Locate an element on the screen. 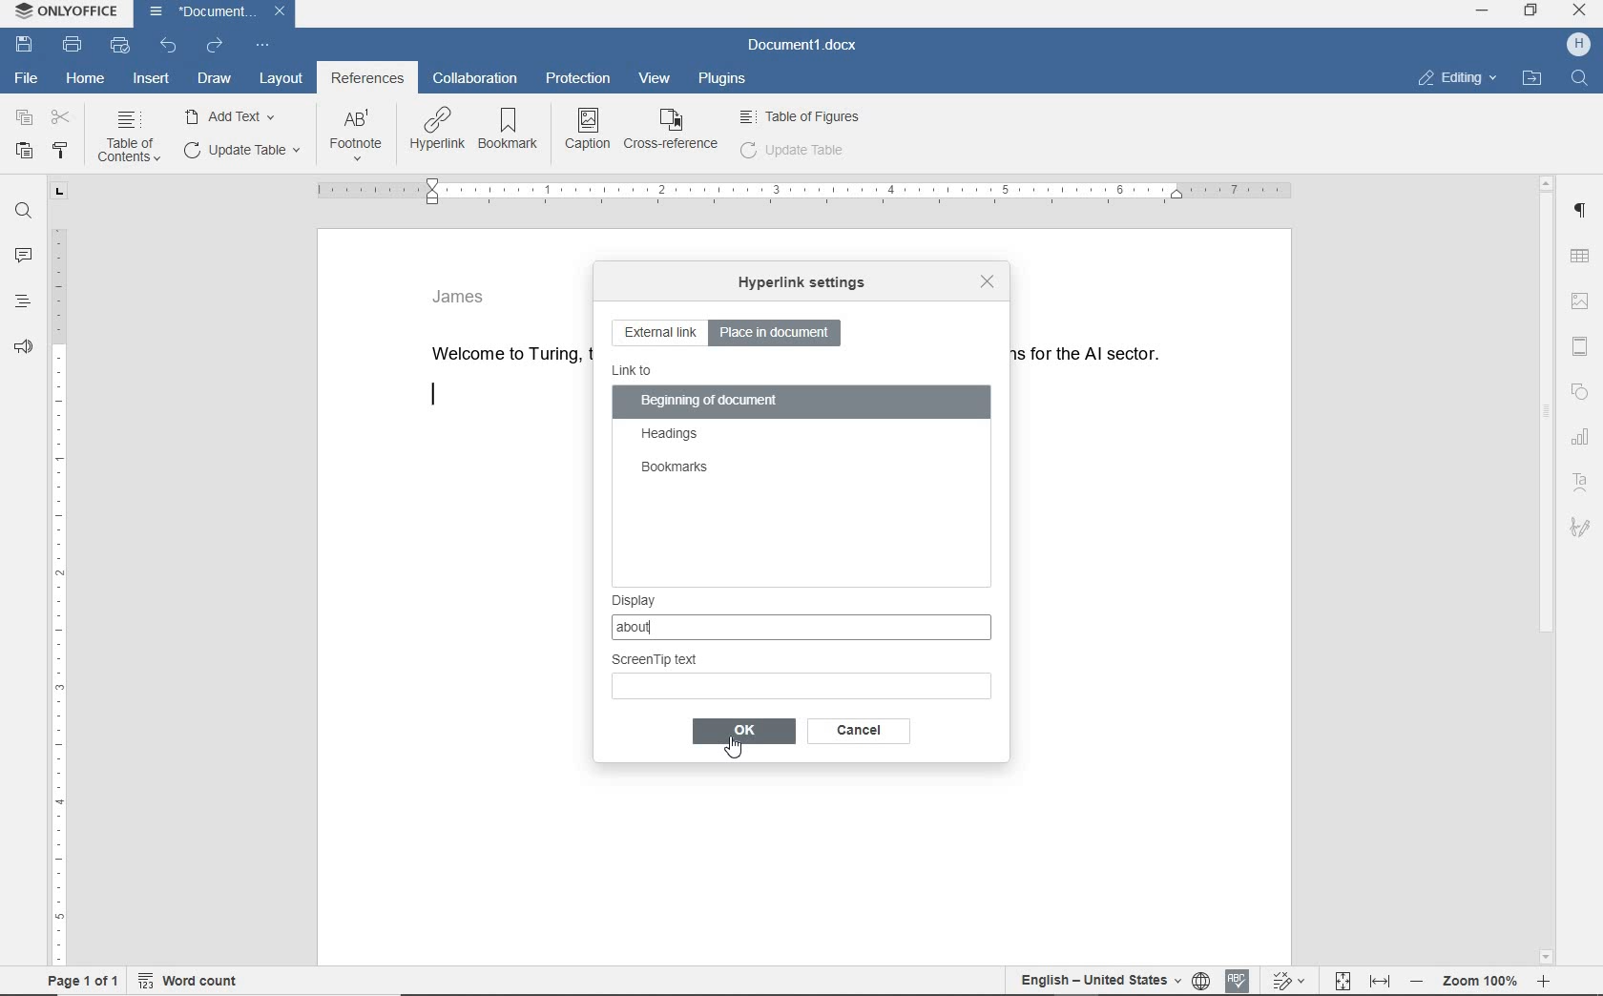  update table is located at coordinates (793, 150).